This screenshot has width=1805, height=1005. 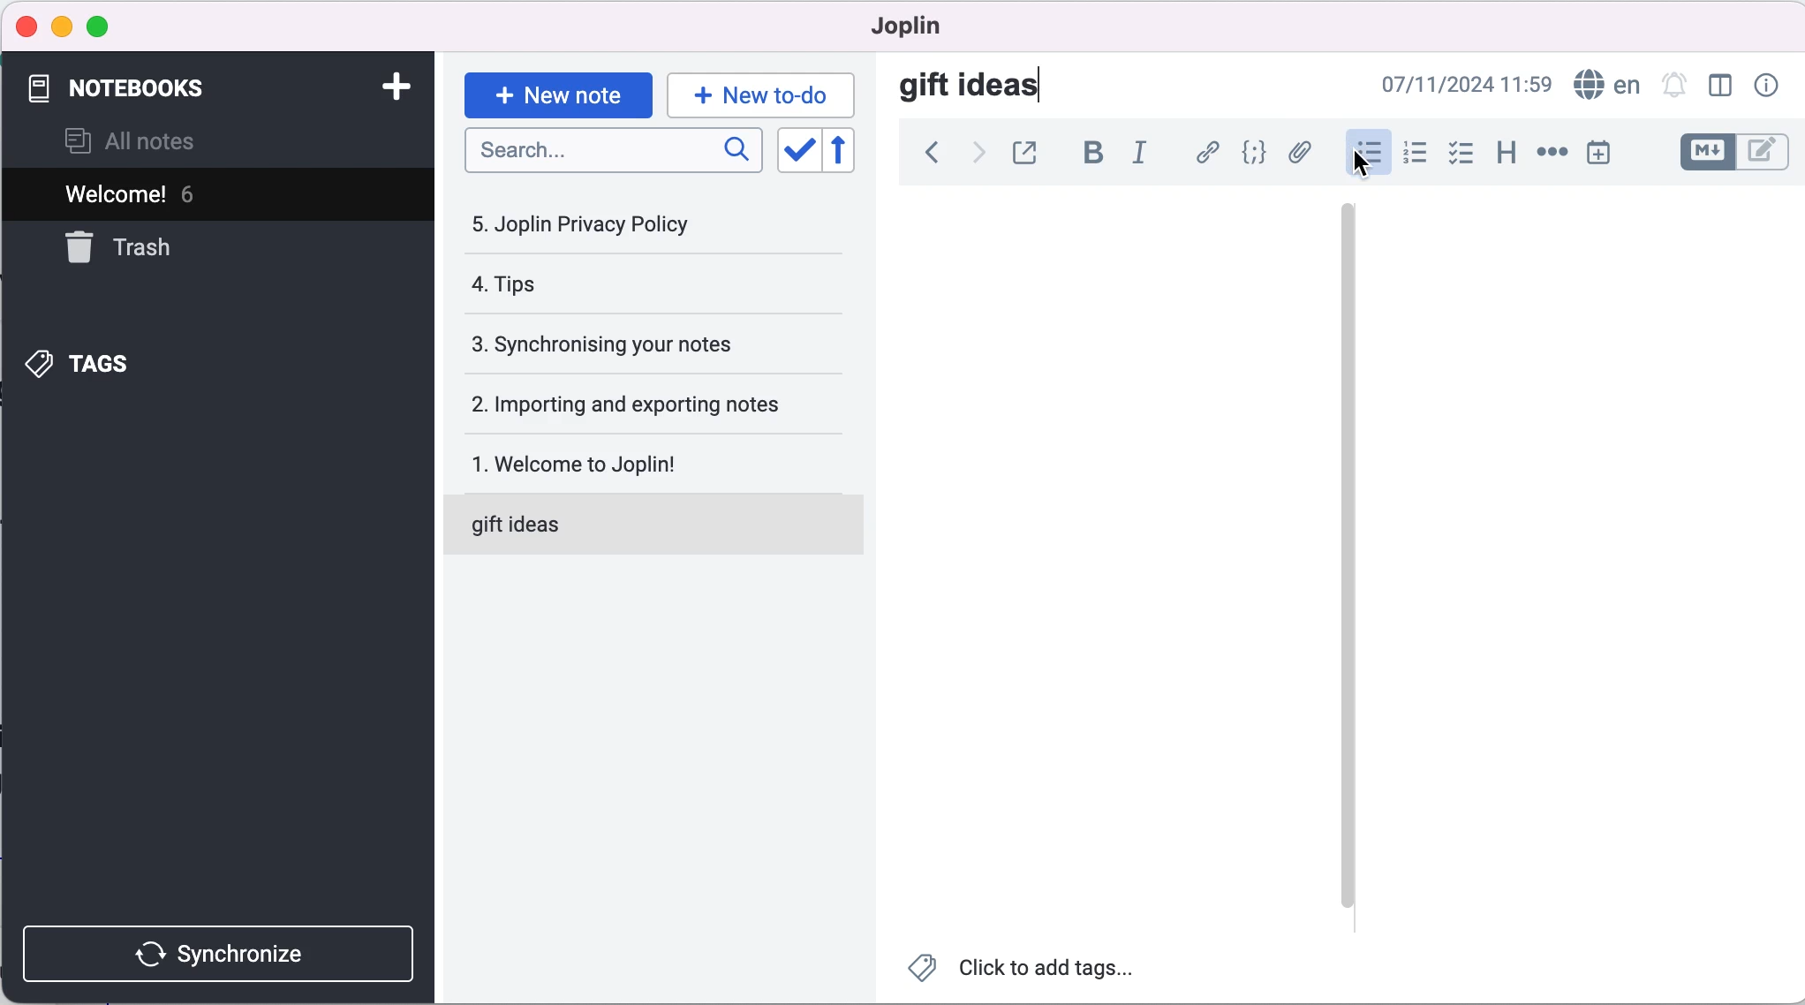 What do you see at coordinates (96, 362) in the screenshot?
I see `tags` at bounding box center [96, 362].